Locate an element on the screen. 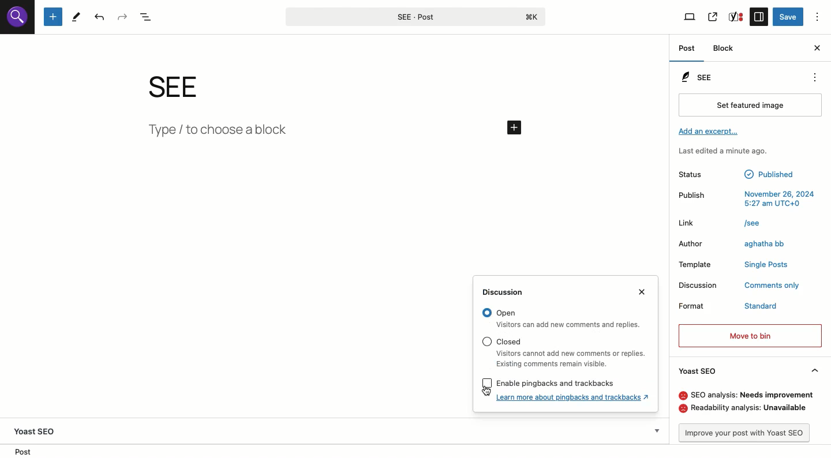 This screenshot has height=458, width=831. Status published is located at coordinates (740, 174).